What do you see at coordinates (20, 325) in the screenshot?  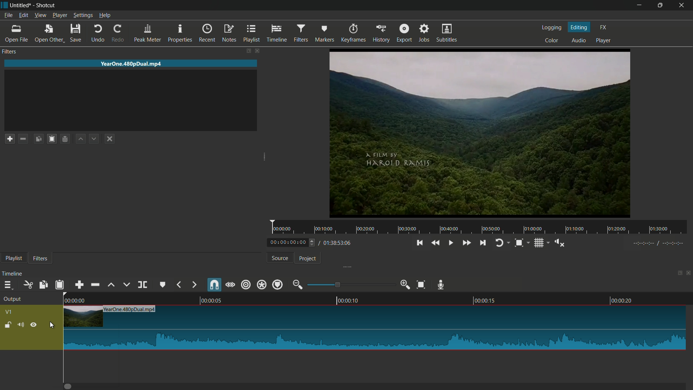 I see `mute` at bounding box center [20, 325].